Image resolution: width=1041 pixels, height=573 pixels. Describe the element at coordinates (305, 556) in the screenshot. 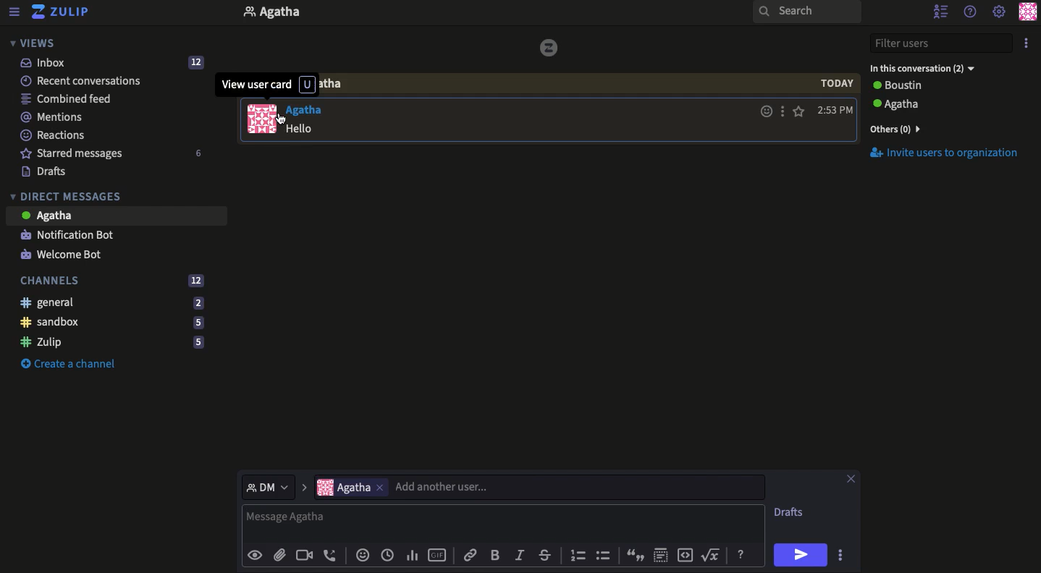

I see `Video` at that location.